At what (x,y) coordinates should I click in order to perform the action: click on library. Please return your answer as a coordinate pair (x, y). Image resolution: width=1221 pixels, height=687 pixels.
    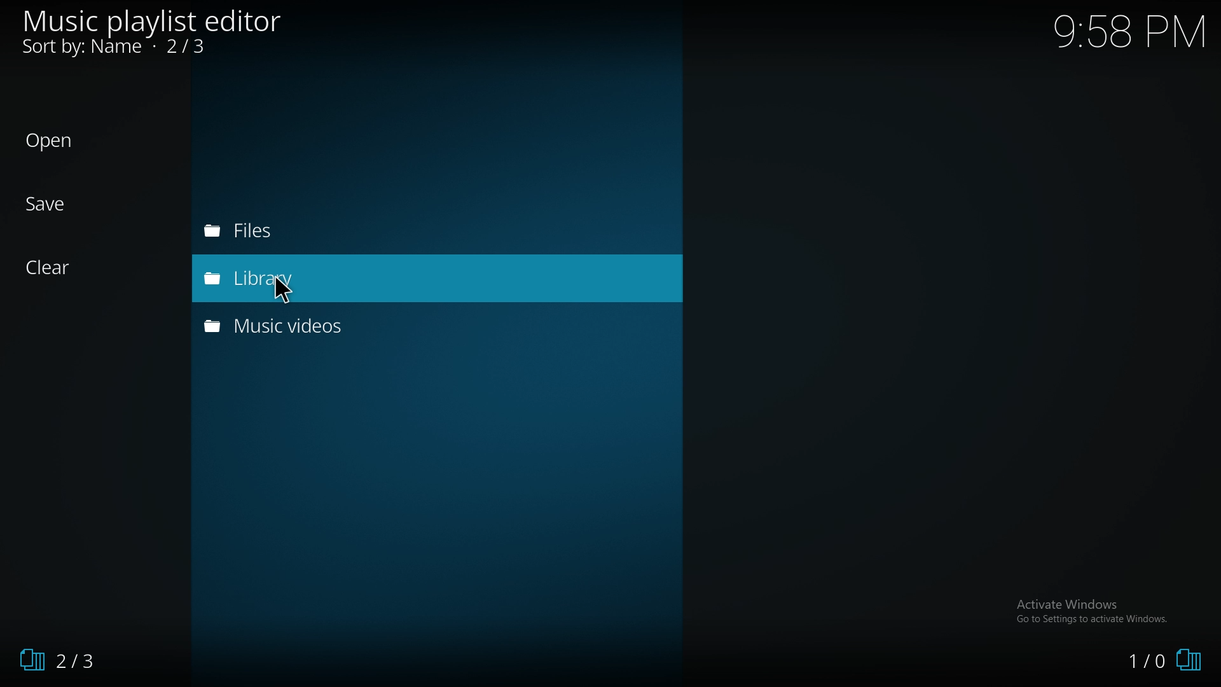
    Looking at the image, I should click on (336, 278).